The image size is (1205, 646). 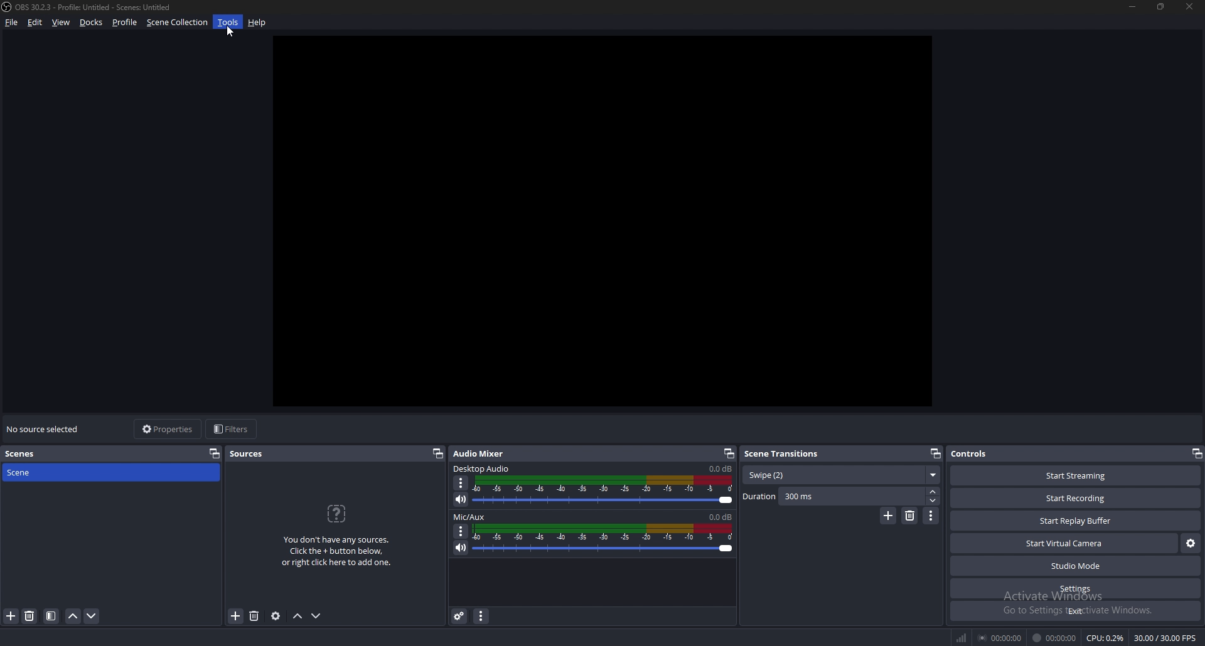 What do you see at coordinates (254, 617) in the screenshot?
I see `remove source` at bounding box center [254, 617].